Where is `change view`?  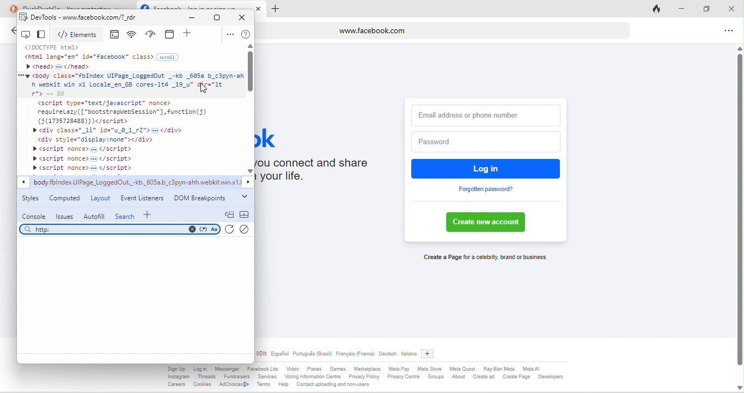 change view is located at coordinates (43, 35).